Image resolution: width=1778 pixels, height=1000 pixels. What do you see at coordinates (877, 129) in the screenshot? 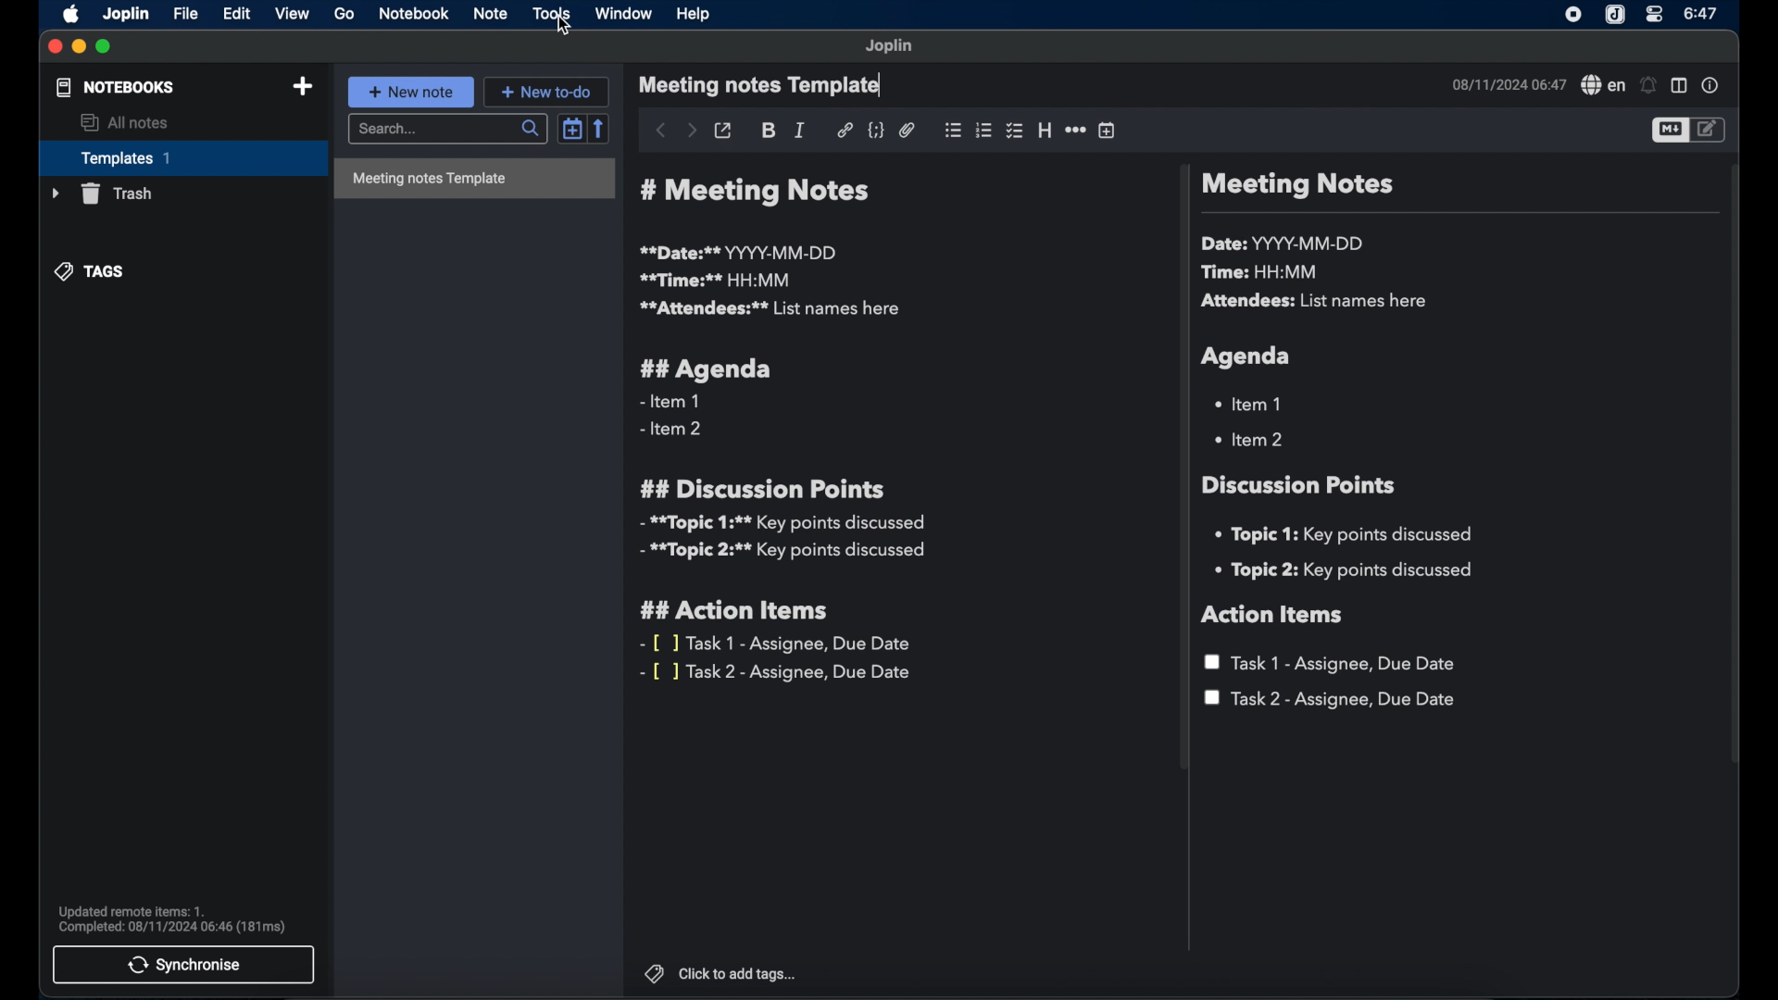
I see `code` at bounding box center [877, 129].